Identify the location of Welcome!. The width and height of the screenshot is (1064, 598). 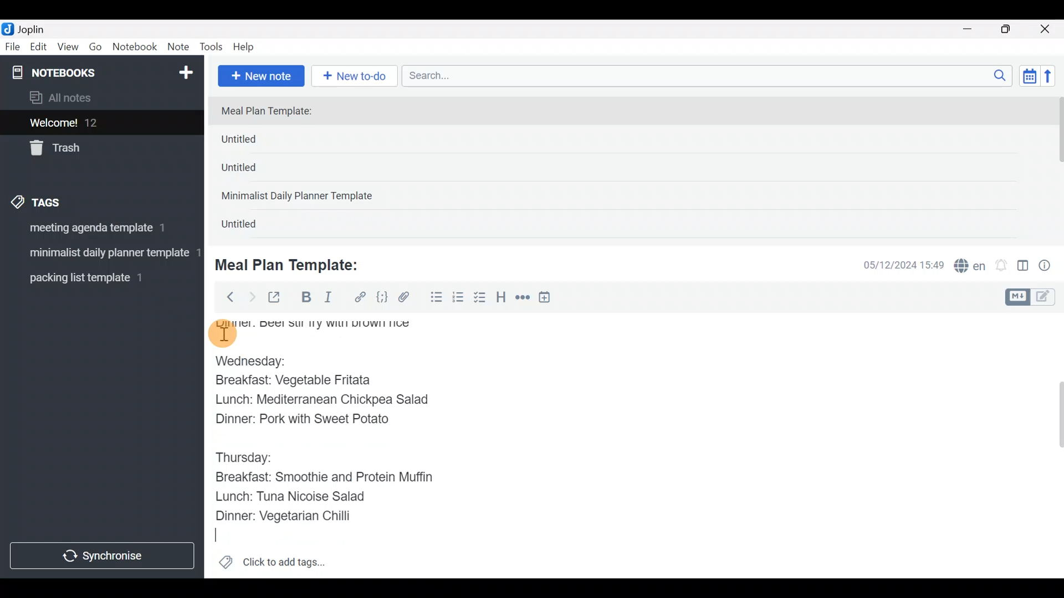
(100, 123).